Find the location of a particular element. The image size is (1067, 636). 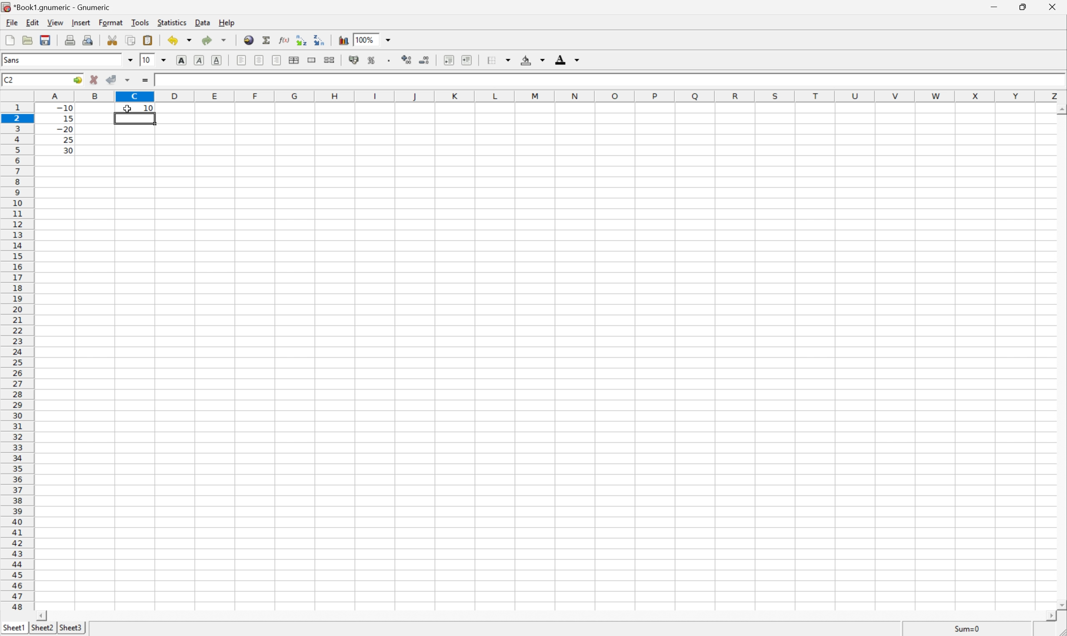

Align left is located at coordinates (241, 59).